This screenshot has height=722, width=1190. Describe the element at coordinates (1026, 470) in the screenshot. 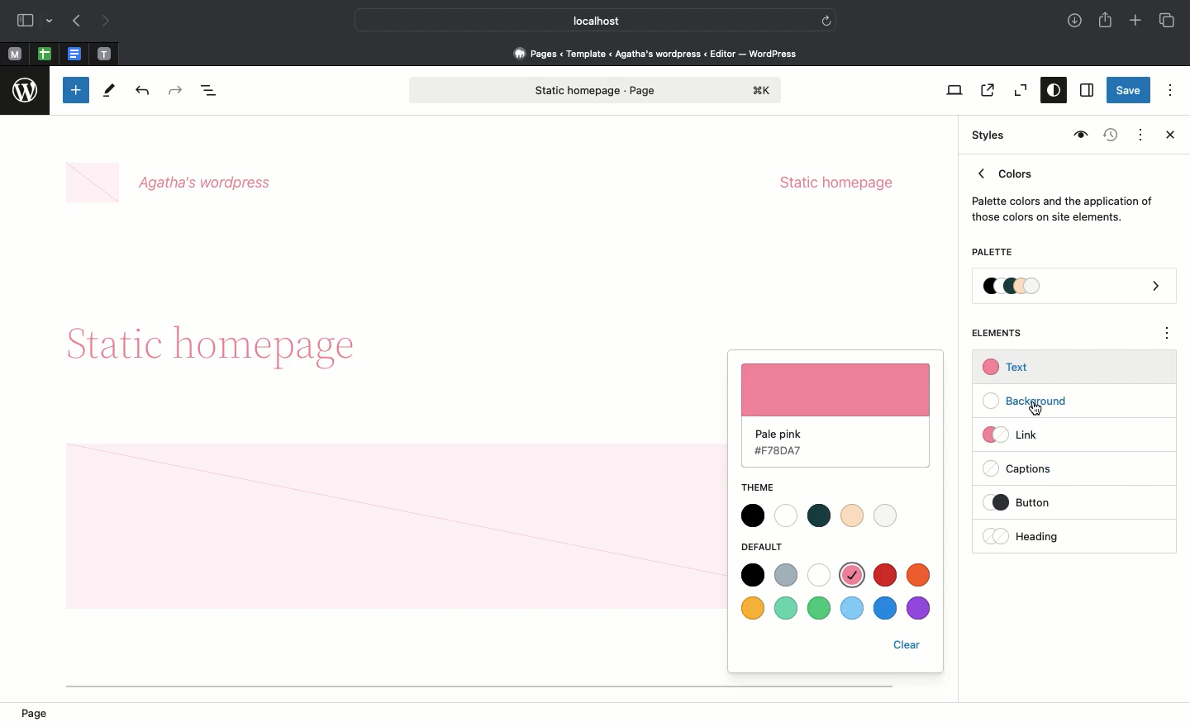

I see `Captions` at that location.